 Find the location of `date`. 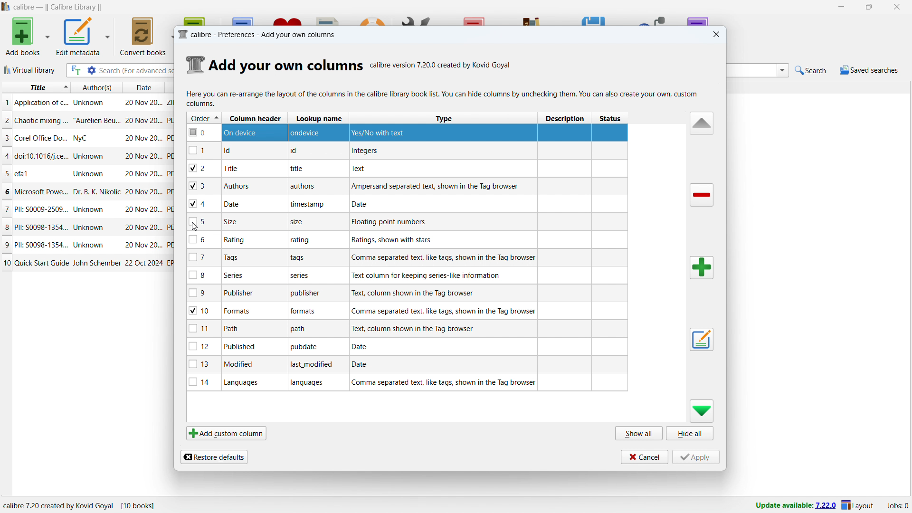

date is located at coordinates (142, 121).